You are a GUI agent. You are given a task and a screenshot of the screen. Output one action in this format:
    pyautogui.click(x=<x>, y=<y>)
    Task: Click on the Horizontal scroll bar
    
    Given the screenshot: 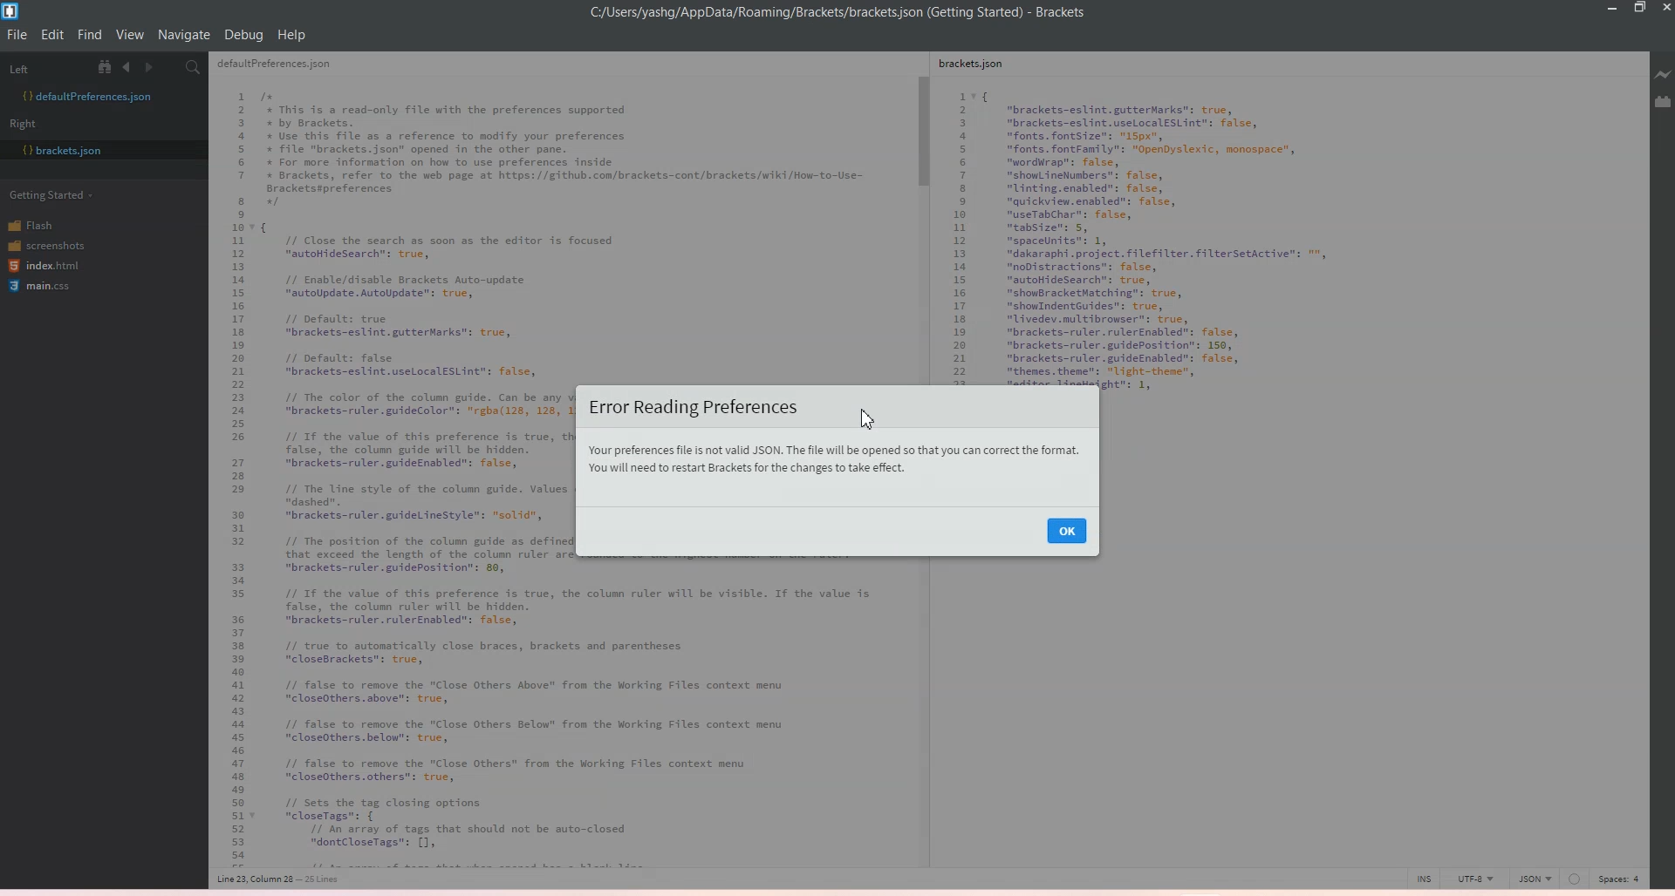 What is the action you would take?
    pyautogui.click(x=553, y=863)
    